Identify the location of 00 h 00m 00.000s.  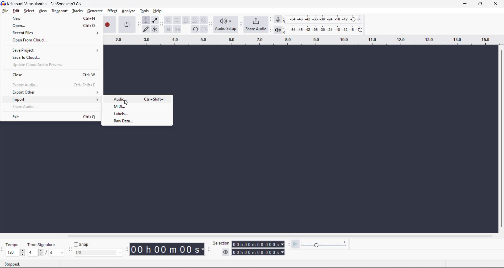
(258, 244).